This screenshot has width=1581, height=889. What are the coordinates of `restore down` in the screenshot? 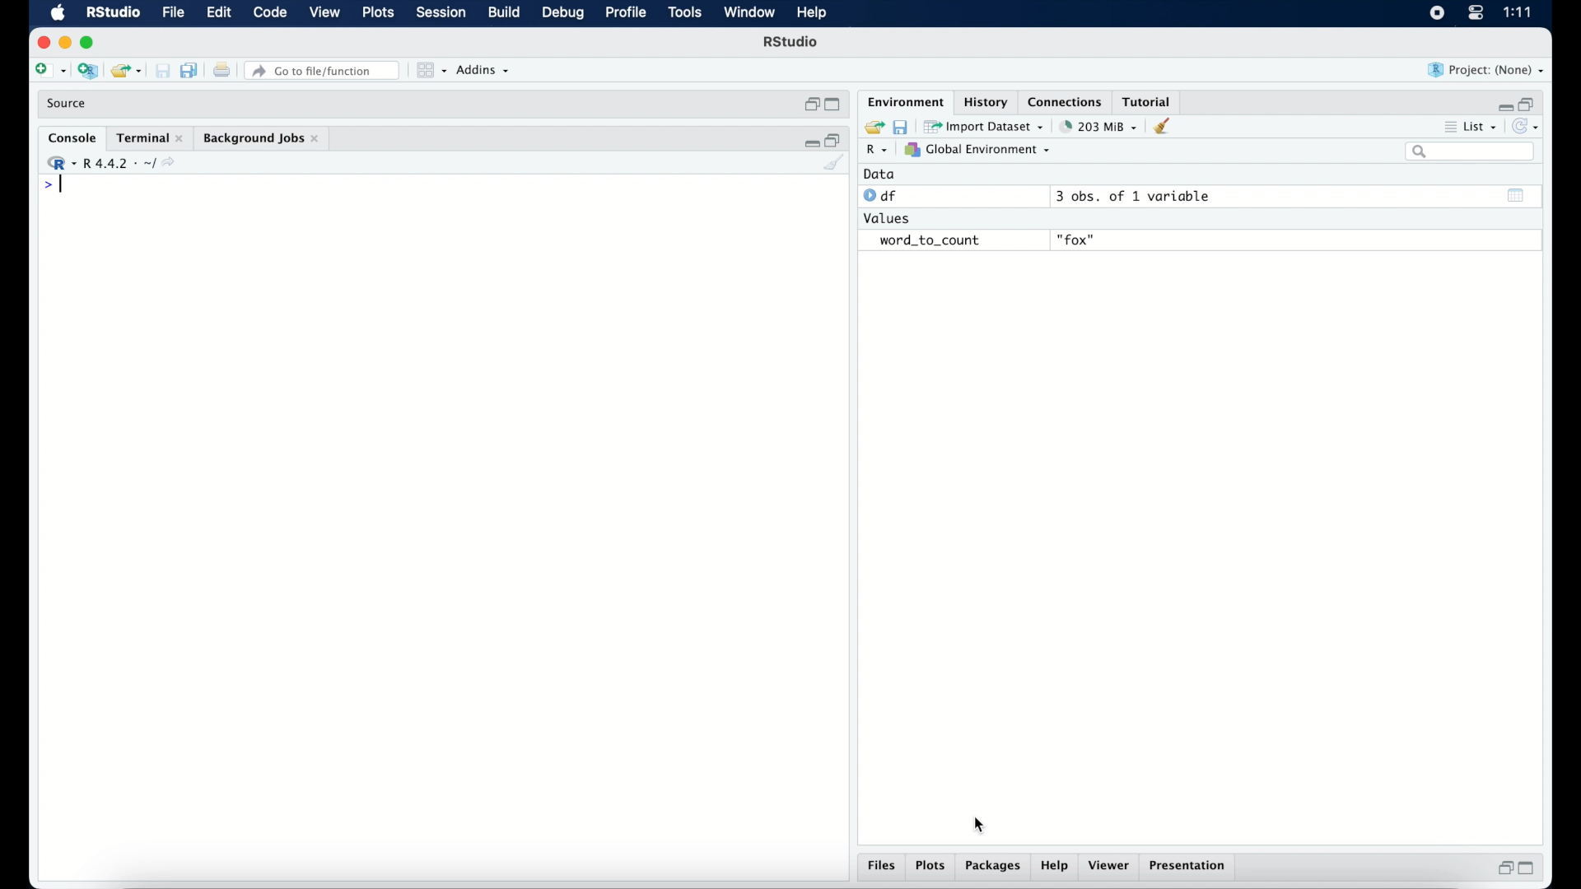 It's located at (1528, 103).